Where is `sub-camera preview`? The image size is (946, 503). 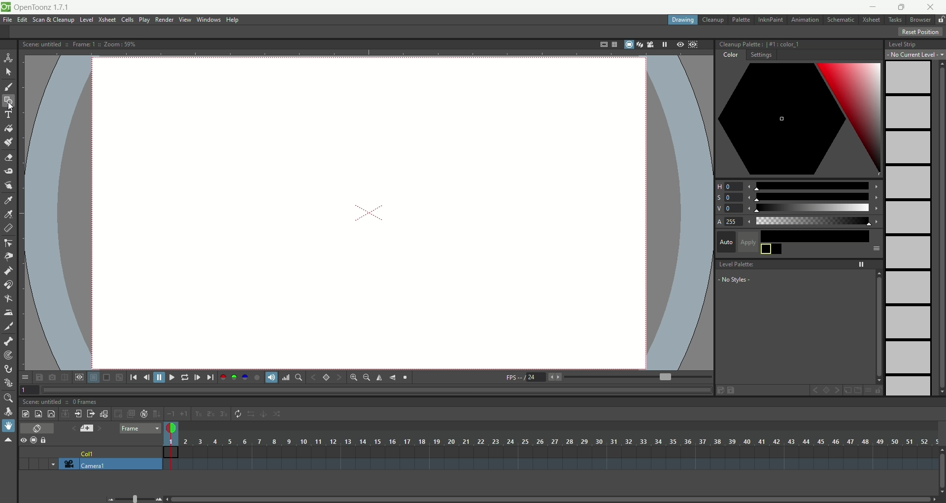
sub-camera preview is located at coordinates (694, 45).